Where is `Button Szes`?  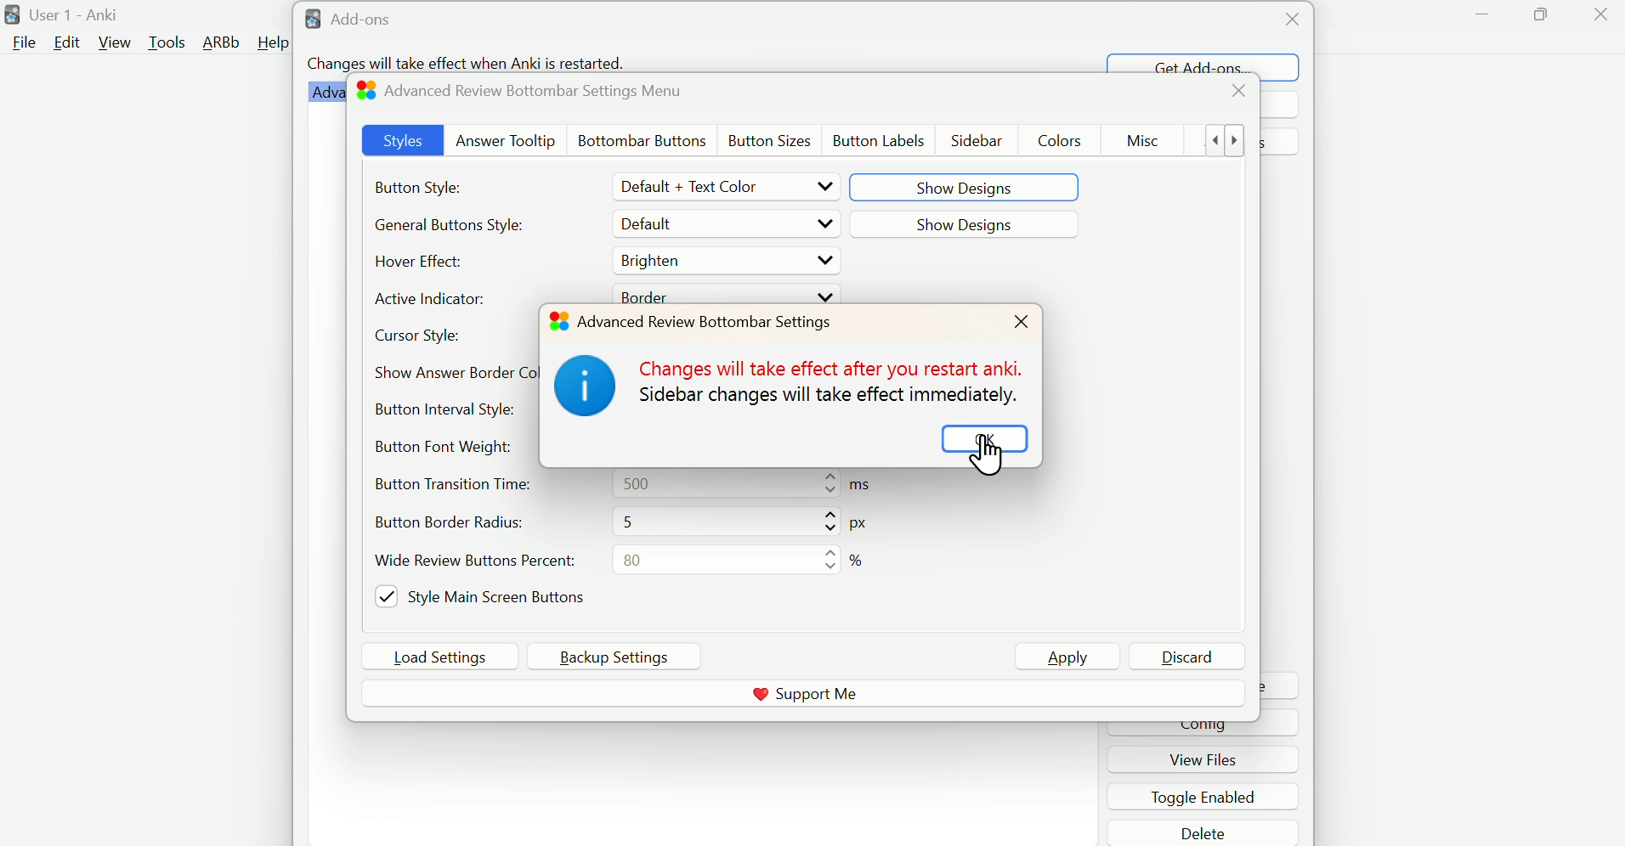 Button Szes is located at coordinates (767, 142).